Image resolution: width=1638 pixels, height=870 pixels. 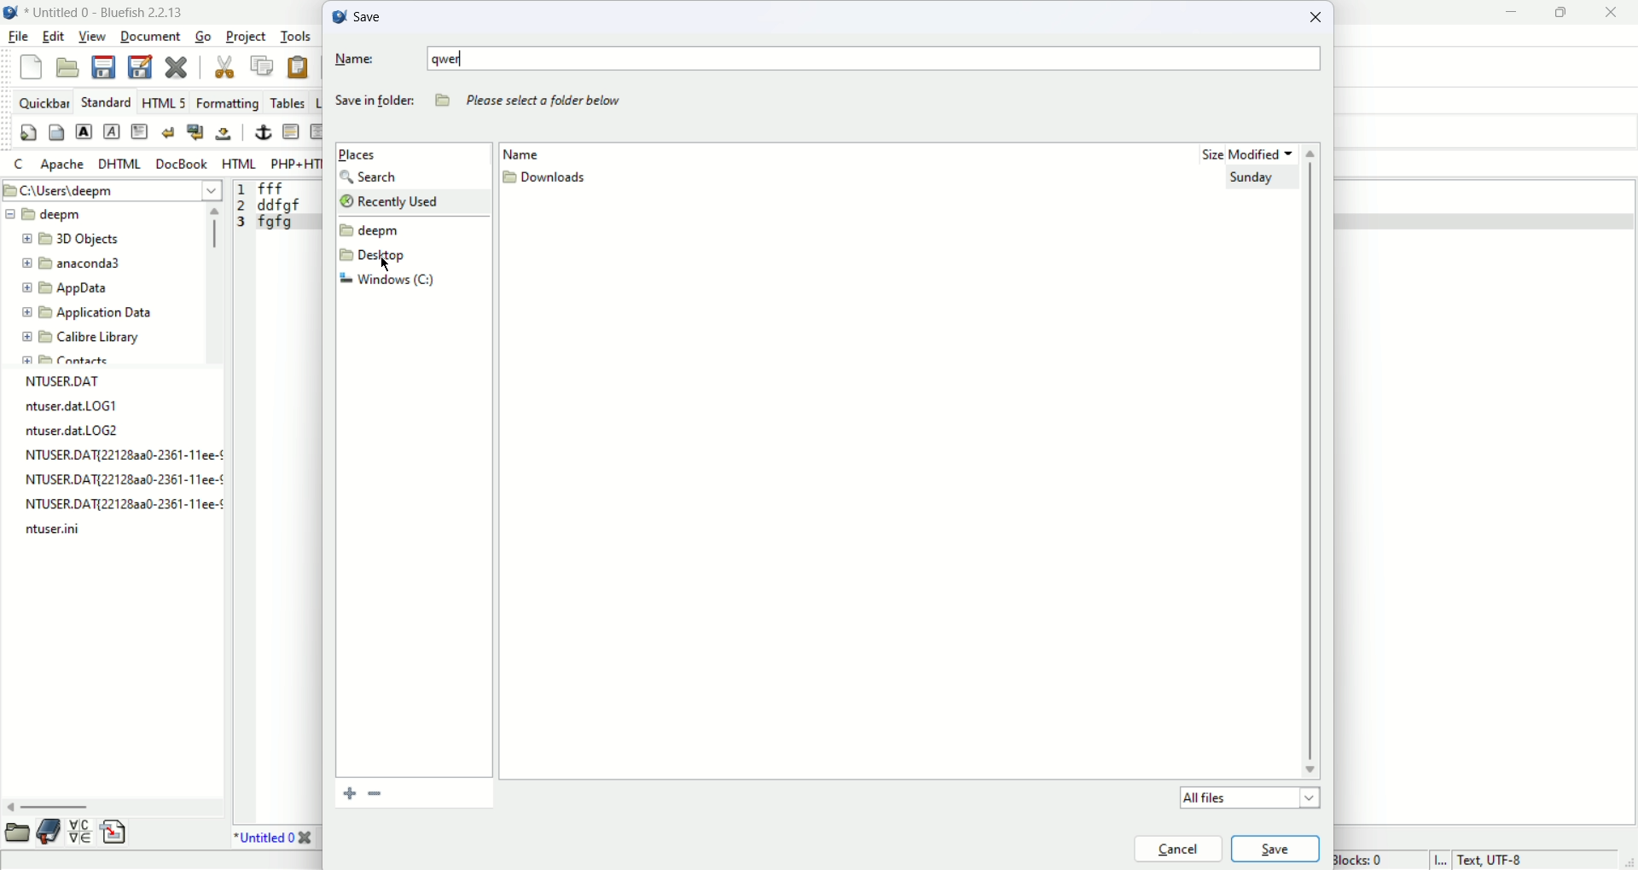 What do you see at coordinates (119, 481) in the screenshot?
I see `file name` at bounding box center [119, 481].